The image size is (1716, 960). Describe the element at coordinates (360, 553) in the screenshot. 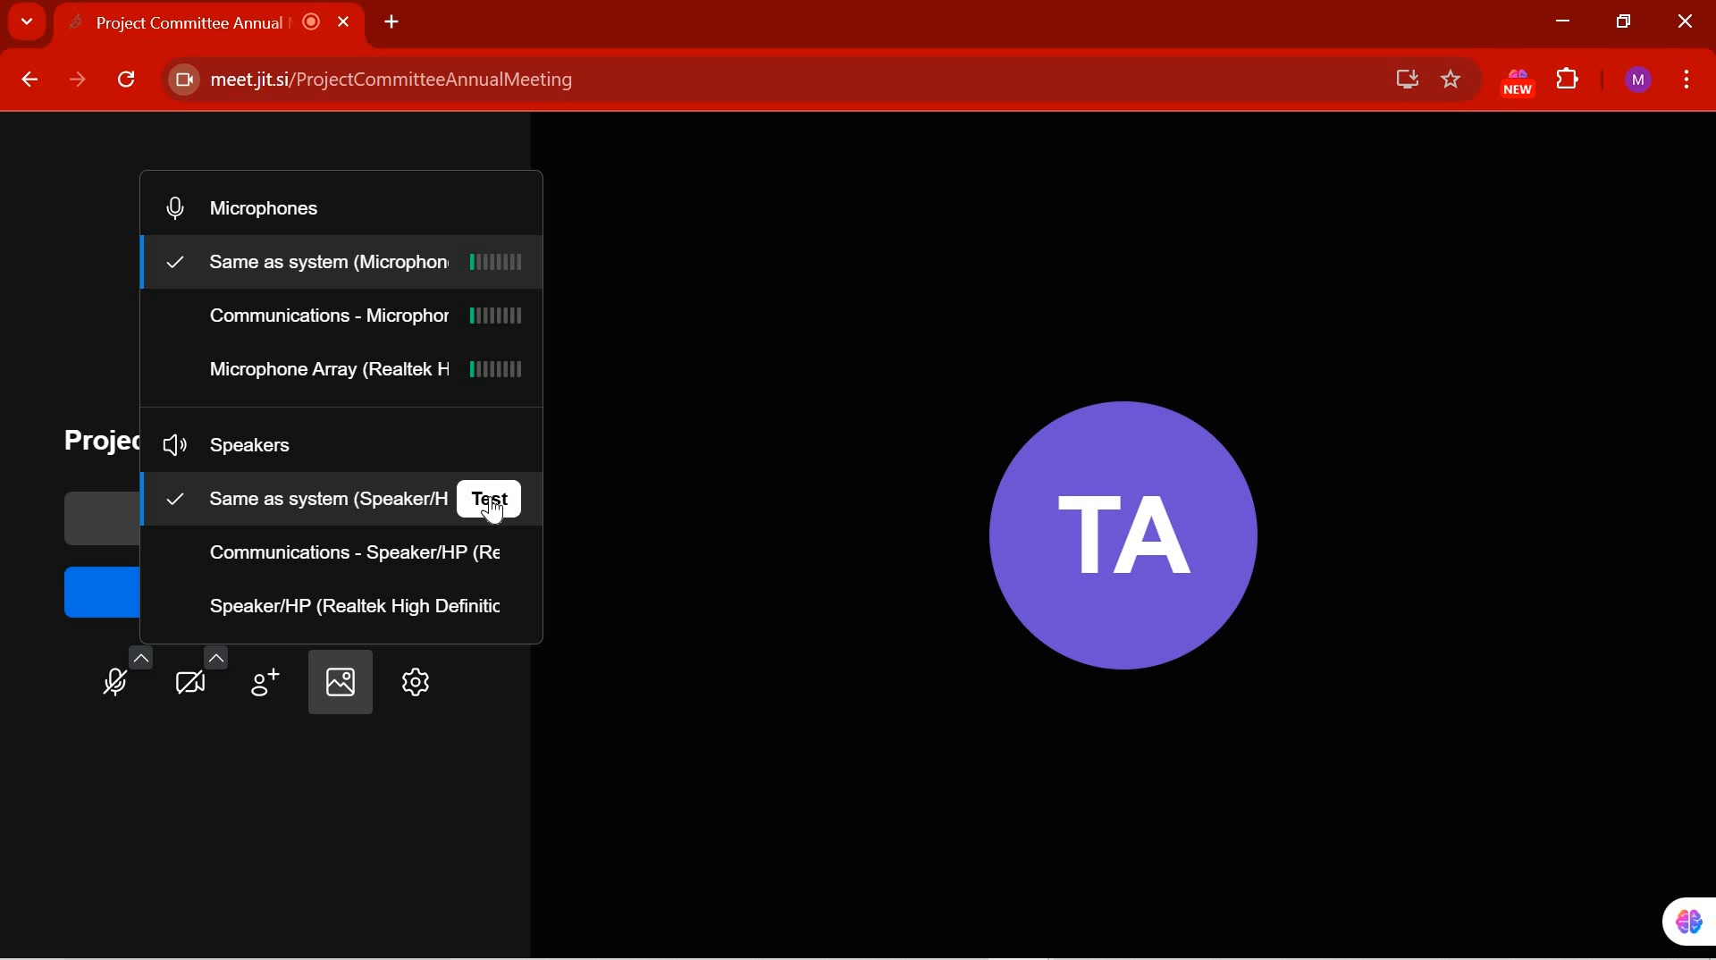

I see `communications - speaker/HP` at that location.